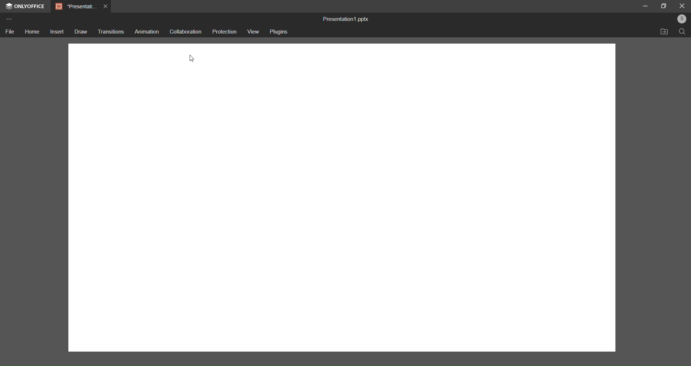 The width and height of the screenshot is (691, 366). What do you see at coordinates (11, 33) in the screenshot?
I see `file` at bounding box center [11, 33].